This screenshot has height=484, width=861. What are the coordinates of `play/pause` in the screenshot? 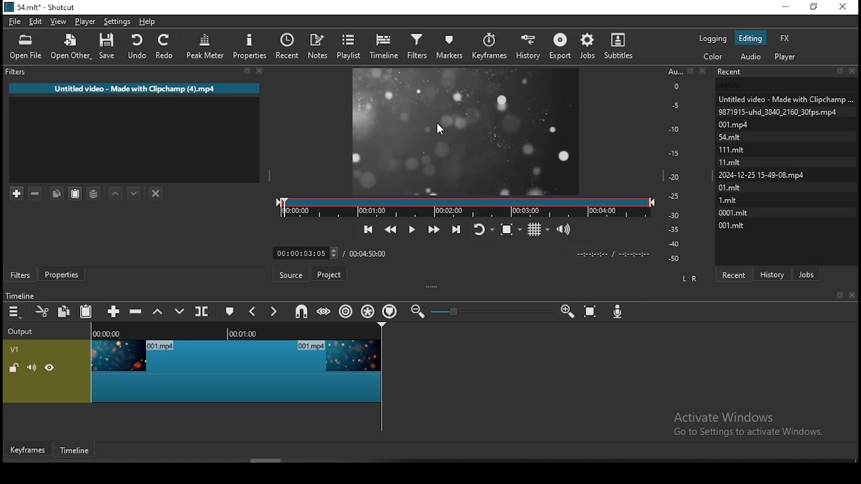 It's located at (412, 228).